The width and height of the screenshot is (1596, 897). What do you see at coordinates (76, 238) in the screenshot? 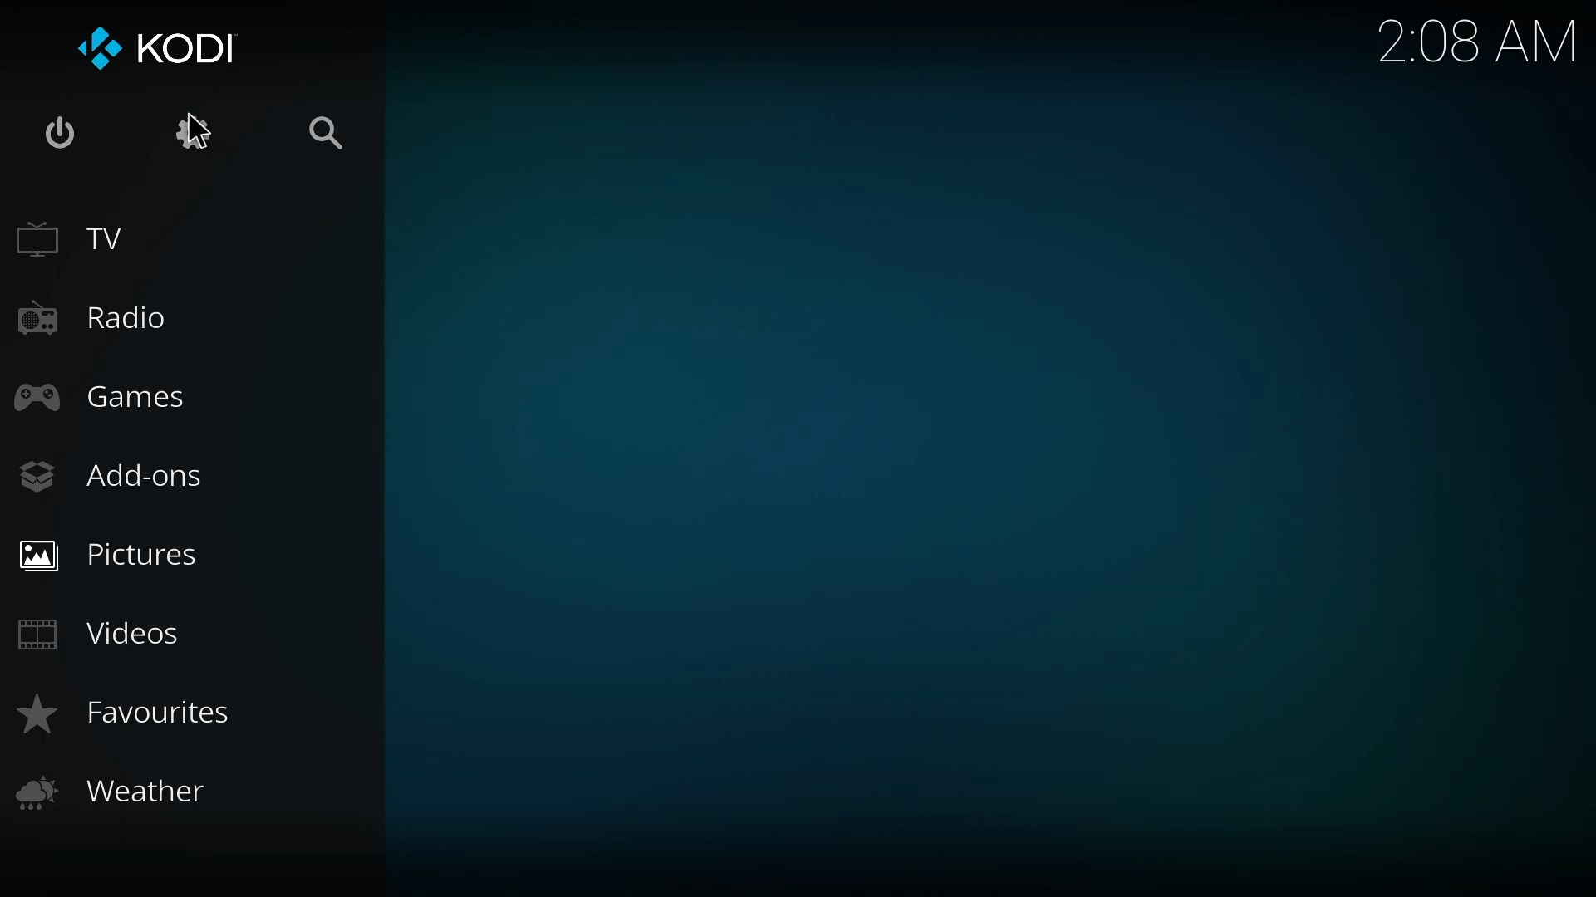
I see `tv` at bounding box center [76, 238].